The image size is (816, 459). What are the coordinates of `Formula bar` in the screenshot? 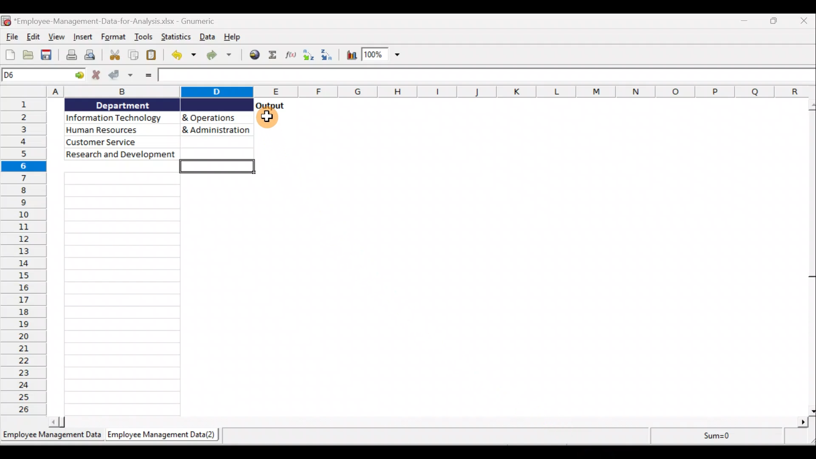 It's located at (487, 75).